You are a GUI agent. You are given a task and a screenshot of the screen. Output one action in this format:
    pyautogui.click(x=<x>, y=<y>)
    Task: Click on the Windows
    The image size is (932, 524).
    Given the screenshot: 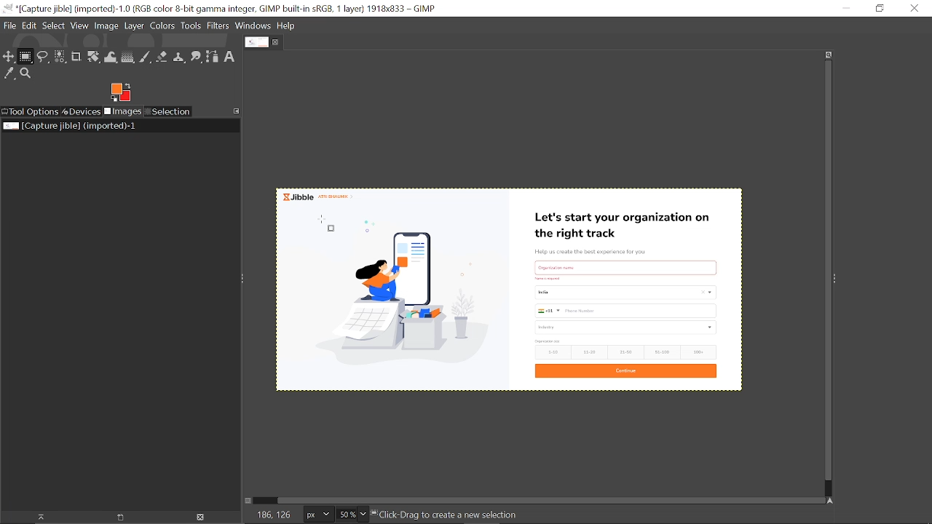 What is the action you would take?
    pyautogui.click(x=253, y=26)
    